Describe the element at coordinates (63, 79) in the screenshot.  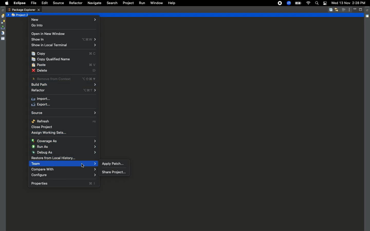
I see `Remove from context` at that location.